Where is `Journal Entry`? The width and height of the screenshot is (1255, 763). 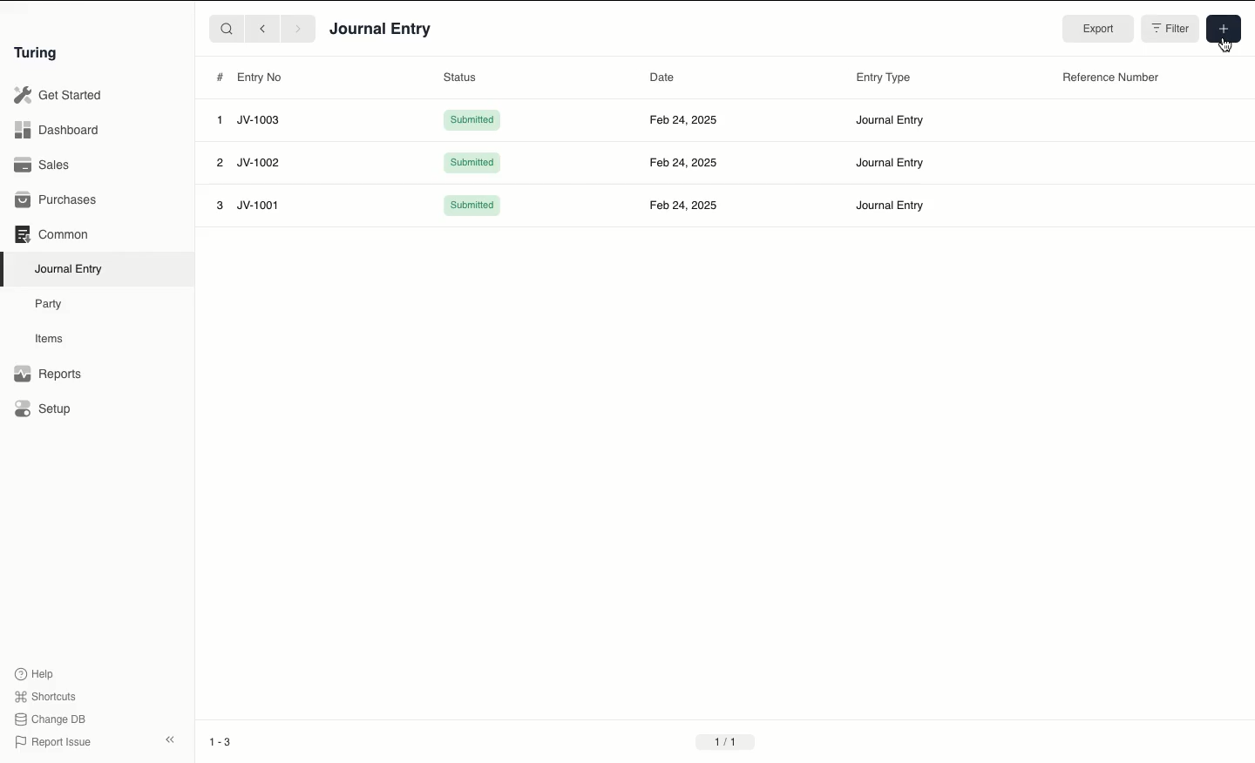 Journal Entry is located at coordinates (890, 163).